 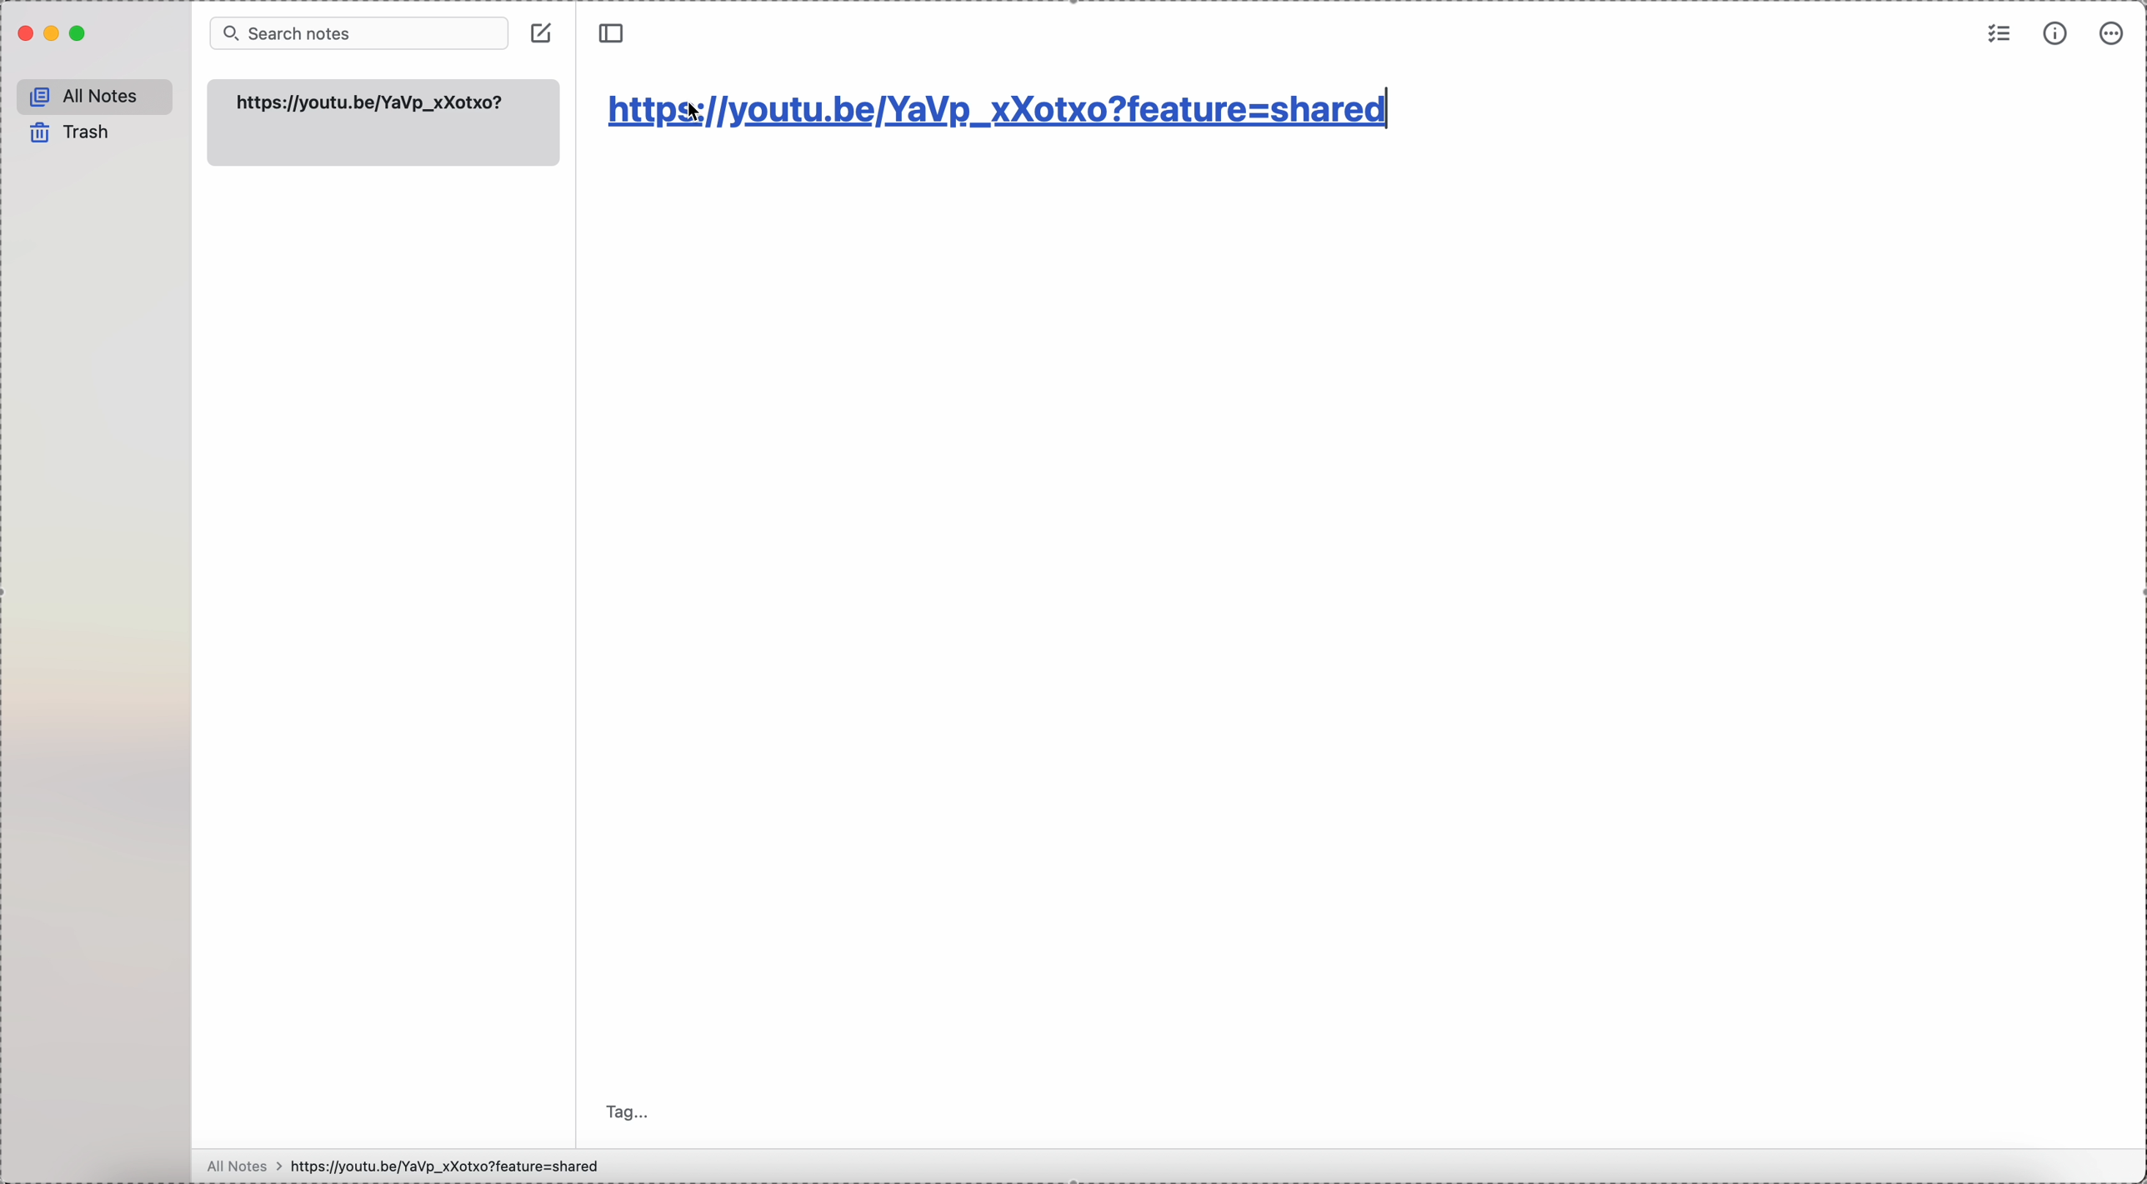 What do you see at coordinates (79, 35) in the screenshot?
I see `maximize` at bounding box center [79, 35].